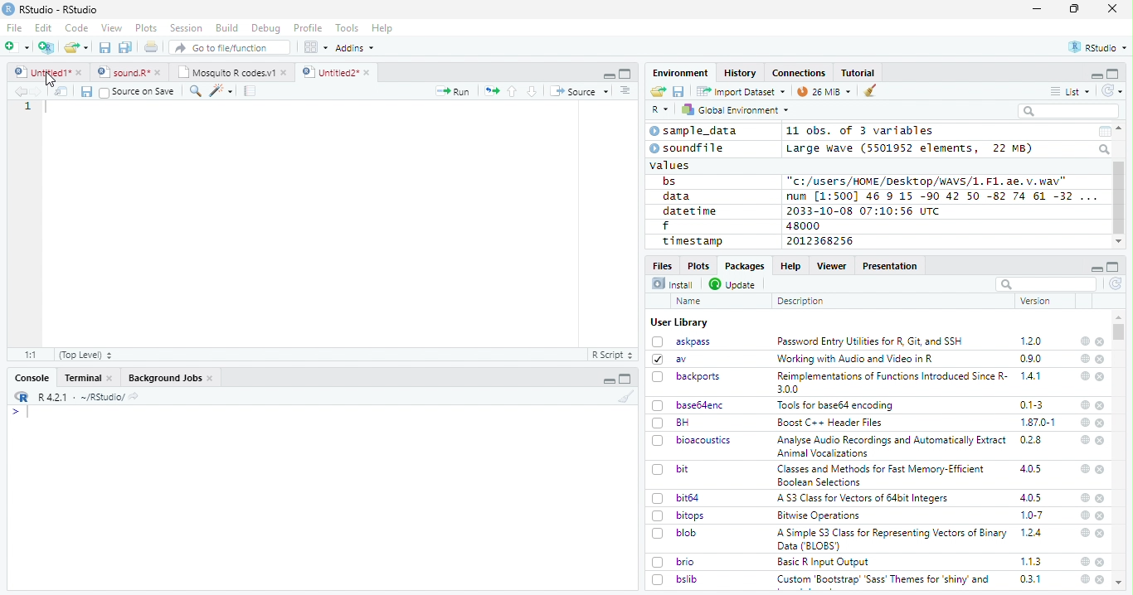 The image size is (1133, 595). I want to click on clear workspace, so click(623, 396).